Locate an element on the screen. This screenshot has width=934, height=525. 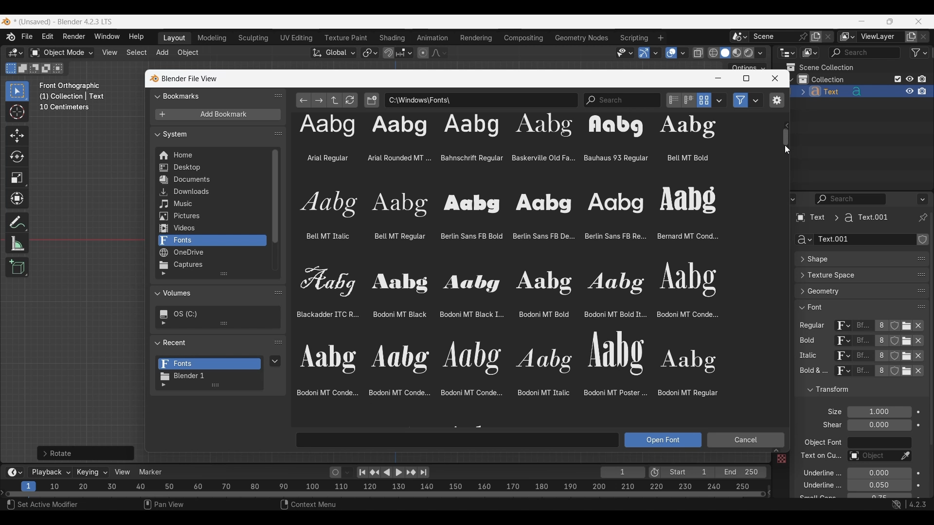
fake user is located at coordinates (896, 375).